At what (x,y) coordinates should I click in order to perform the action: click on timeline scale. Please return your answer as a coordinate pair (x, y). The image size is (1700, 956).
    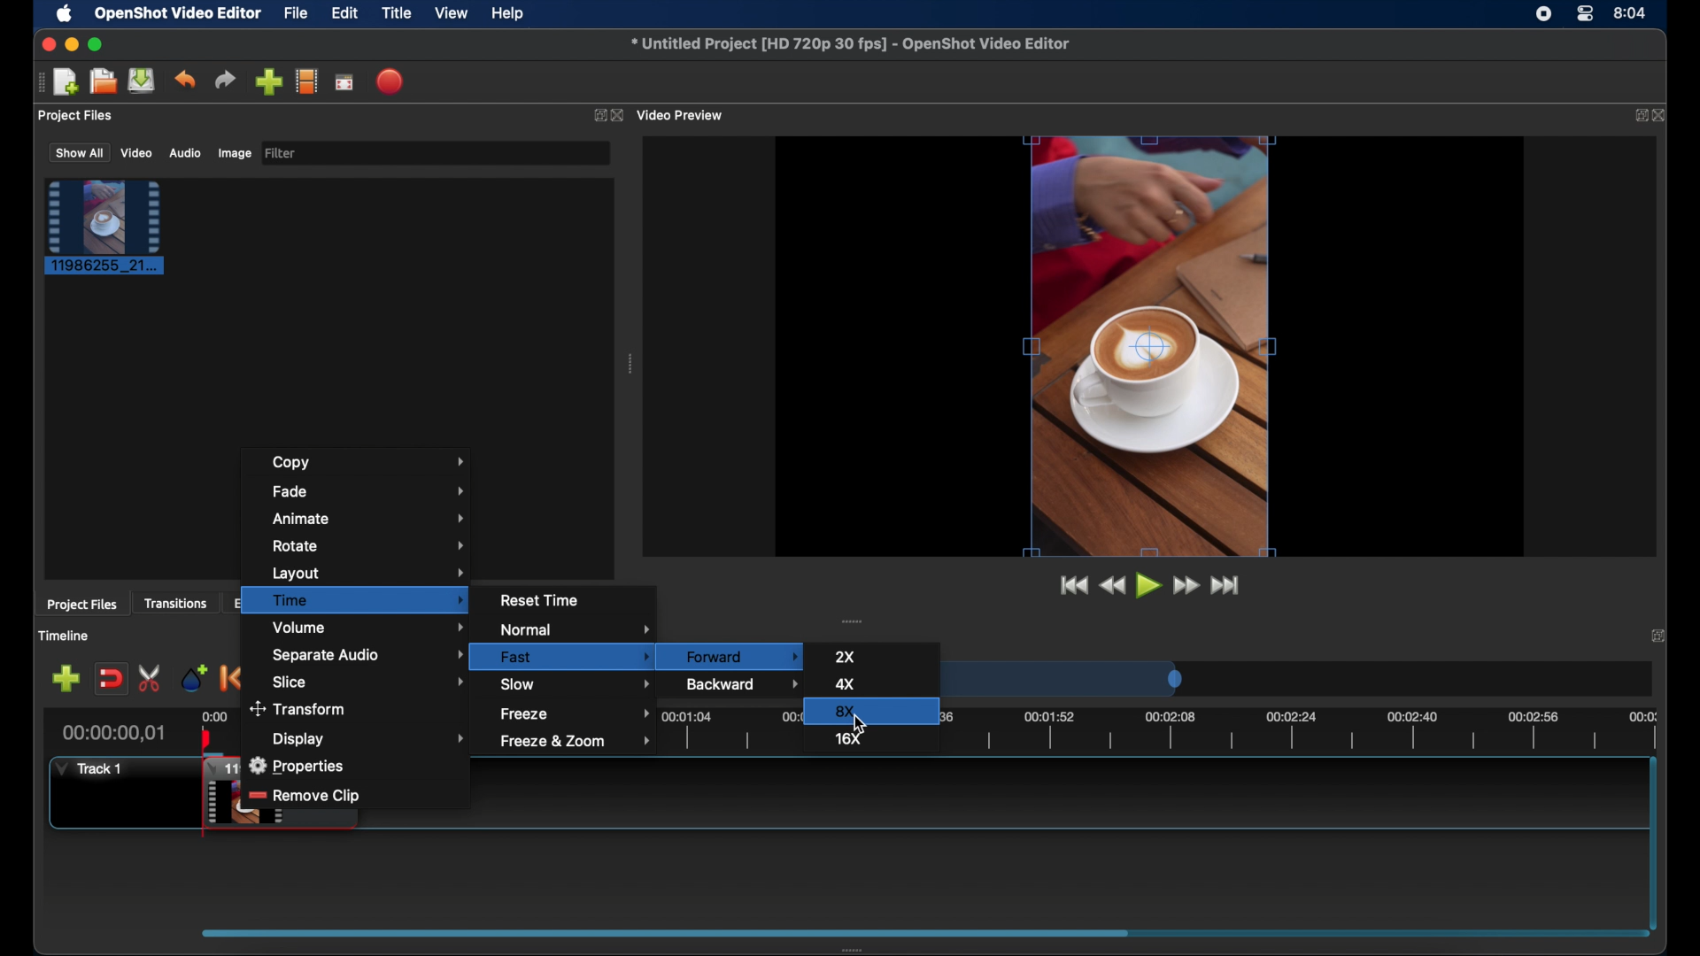
    Looking at the image, I should click on (1070, 678).